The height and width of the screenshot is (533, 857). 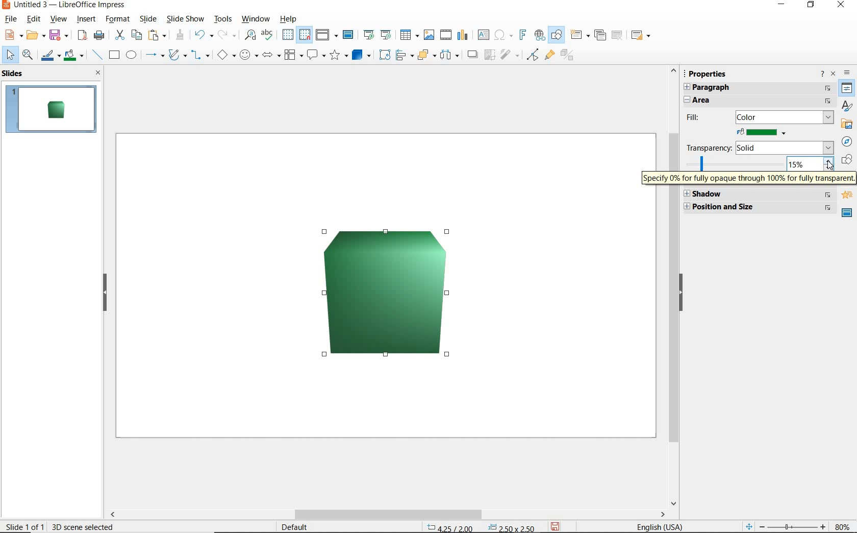 What do you see at coordinates (808, 163) in the screenshot?
I see `15%` at bounding box center [808, 163].